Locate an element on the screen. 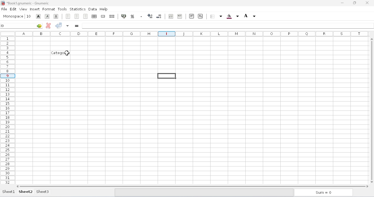 The image size is (374, 197). foreground is located at coordinates (250, 16).